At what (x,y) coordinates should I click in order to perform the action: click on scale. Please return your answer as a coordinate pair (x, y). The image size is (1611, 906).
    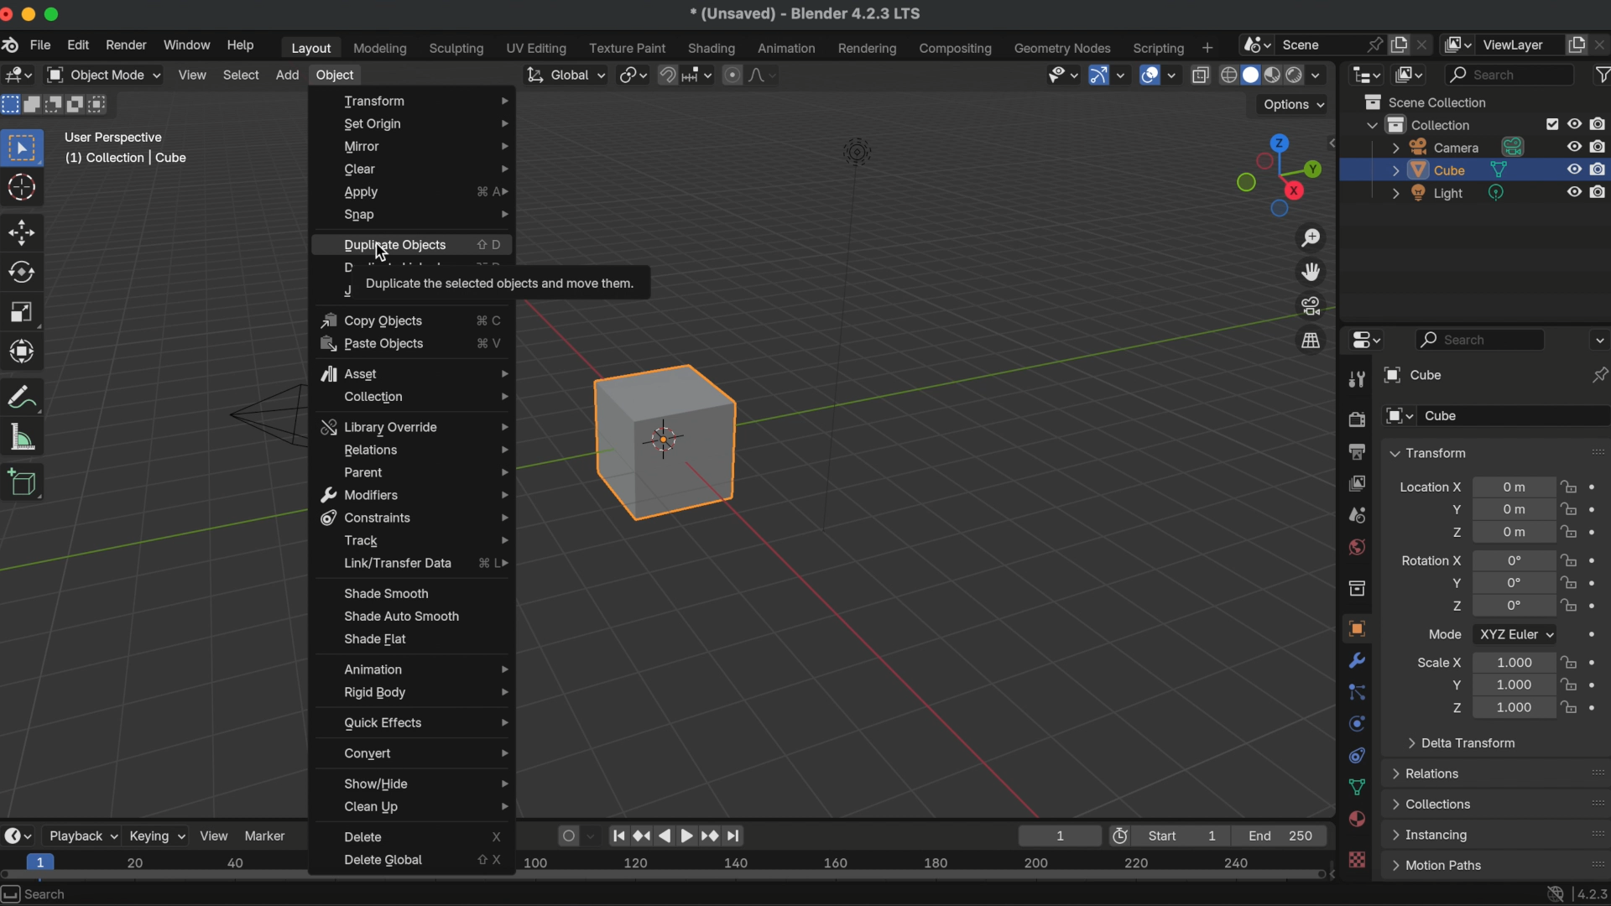
    Looking at the image, I should click on (23, 312).